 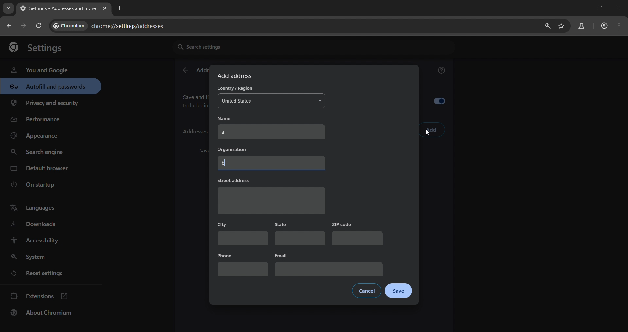 What do you see at coordinates (428, 134) in the screenshot?
I see `cursor` at bounding box center [428, 134].